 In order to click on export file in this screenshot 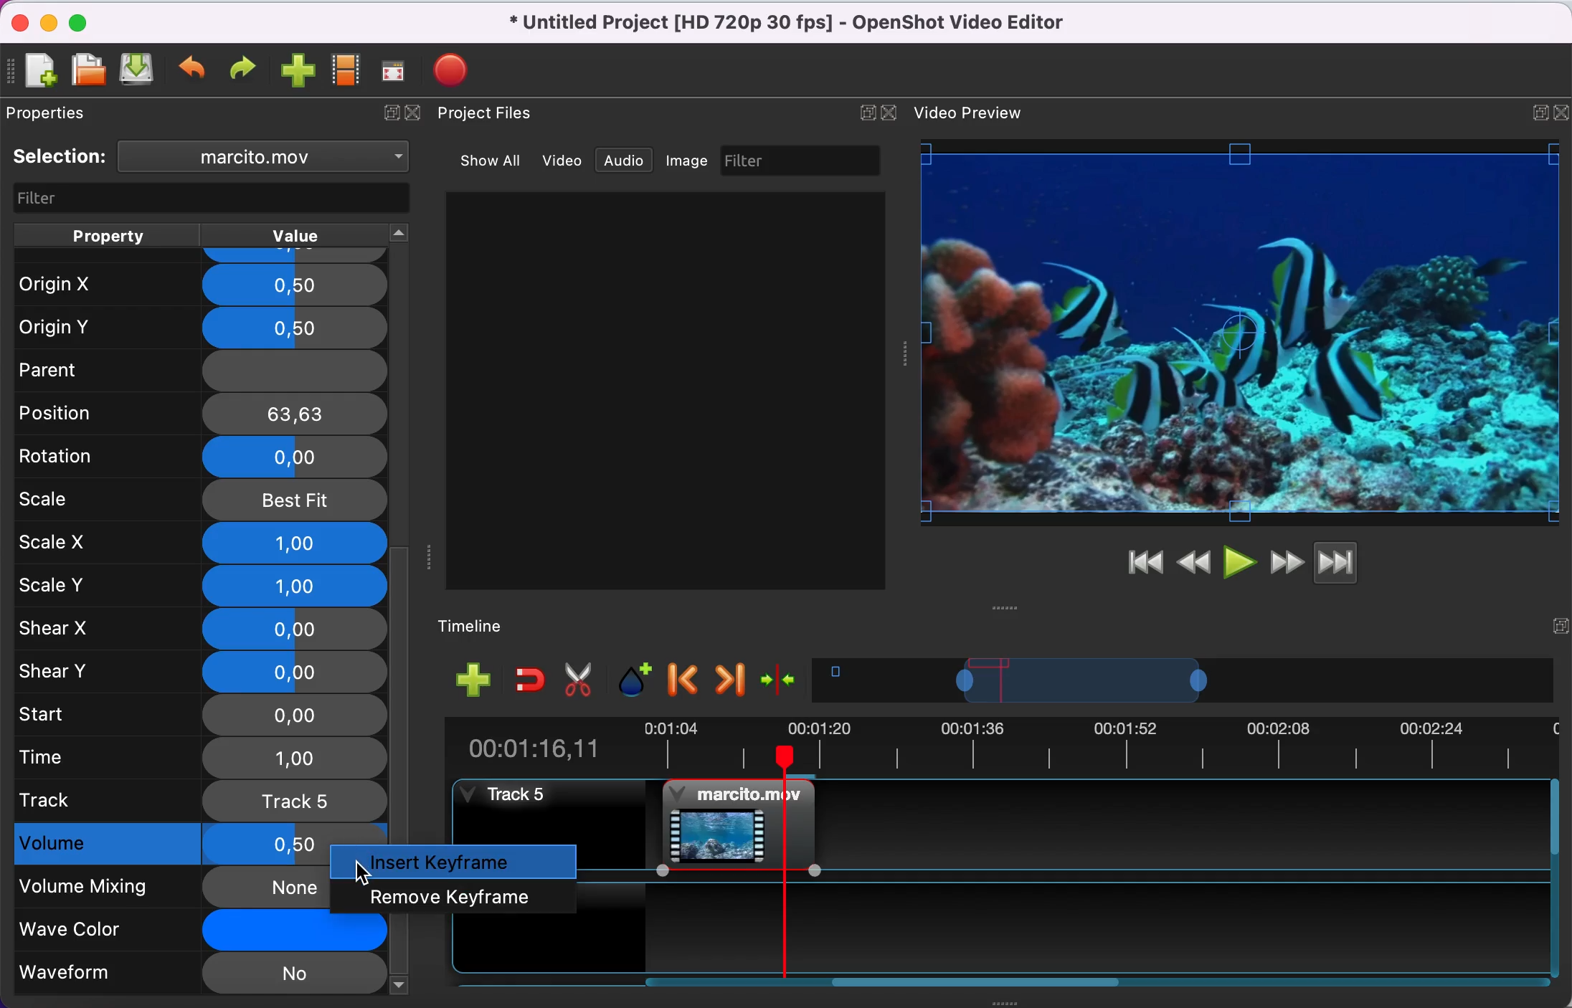, I will do `click(455, 66)`.